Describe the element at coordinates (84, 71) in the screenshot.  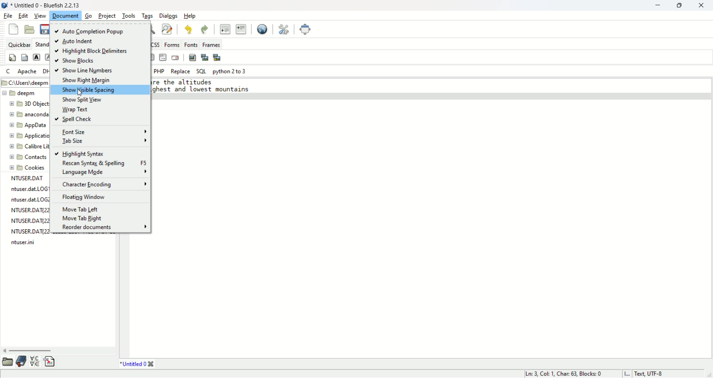
I see `show line numbers` at that location.